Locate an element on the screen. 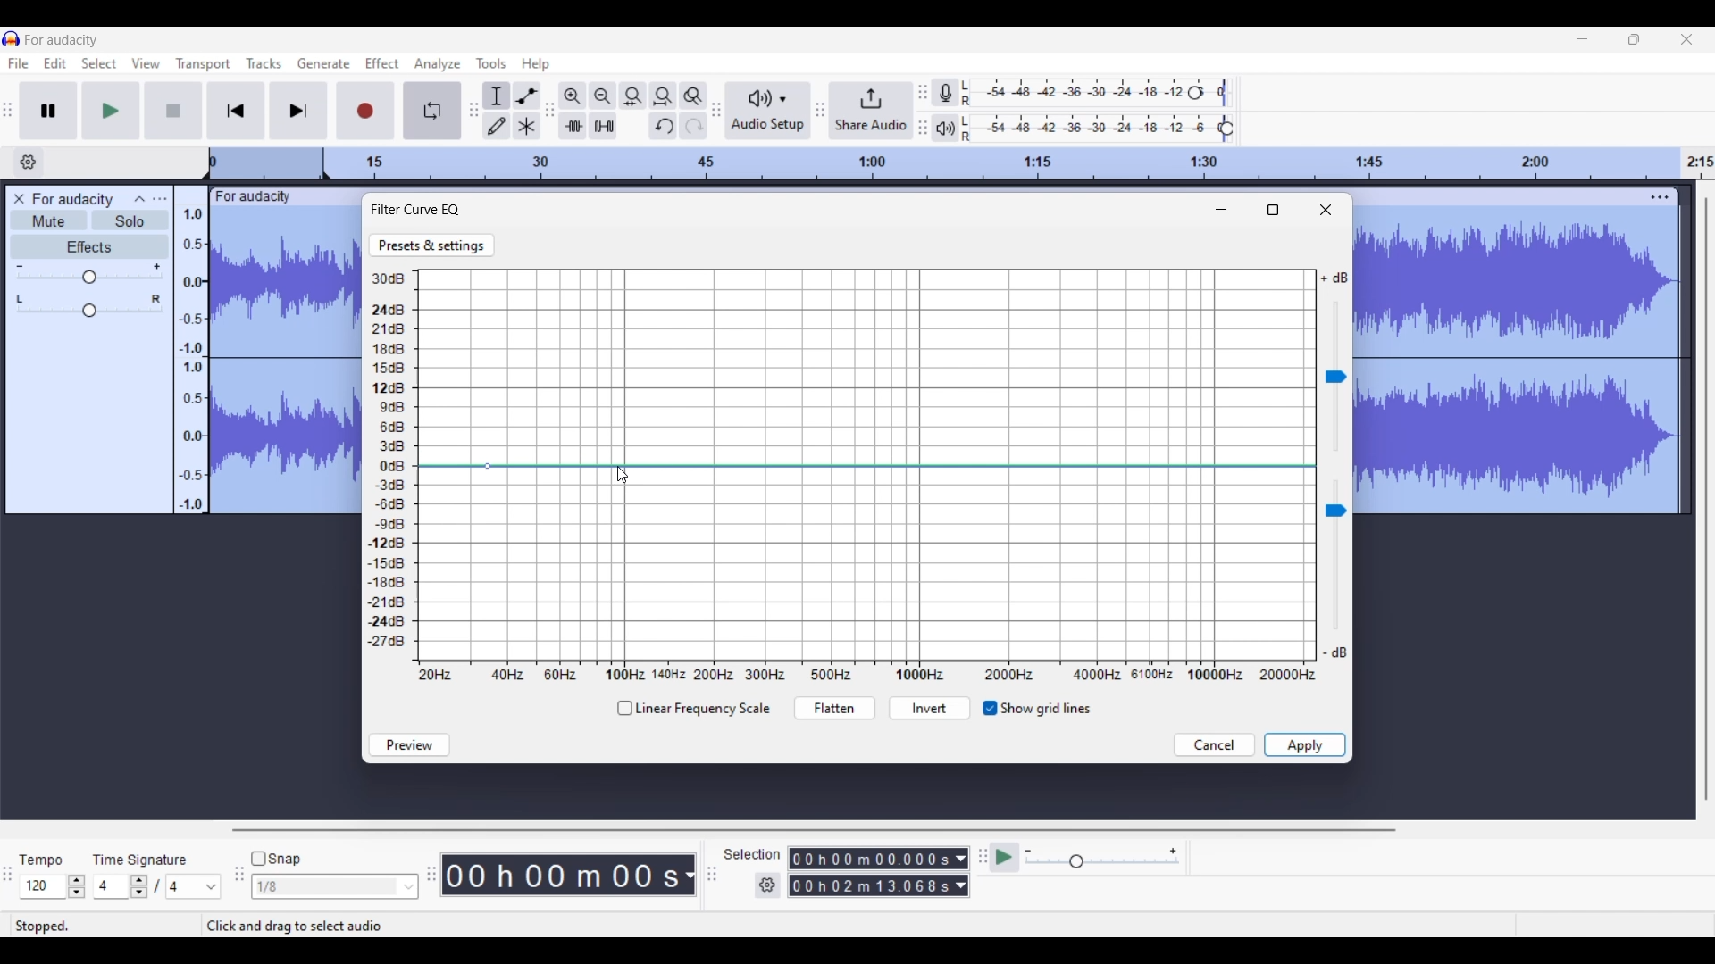 This screenshot has width=1715, height=964. Stop is located at coordinates (173, 110).